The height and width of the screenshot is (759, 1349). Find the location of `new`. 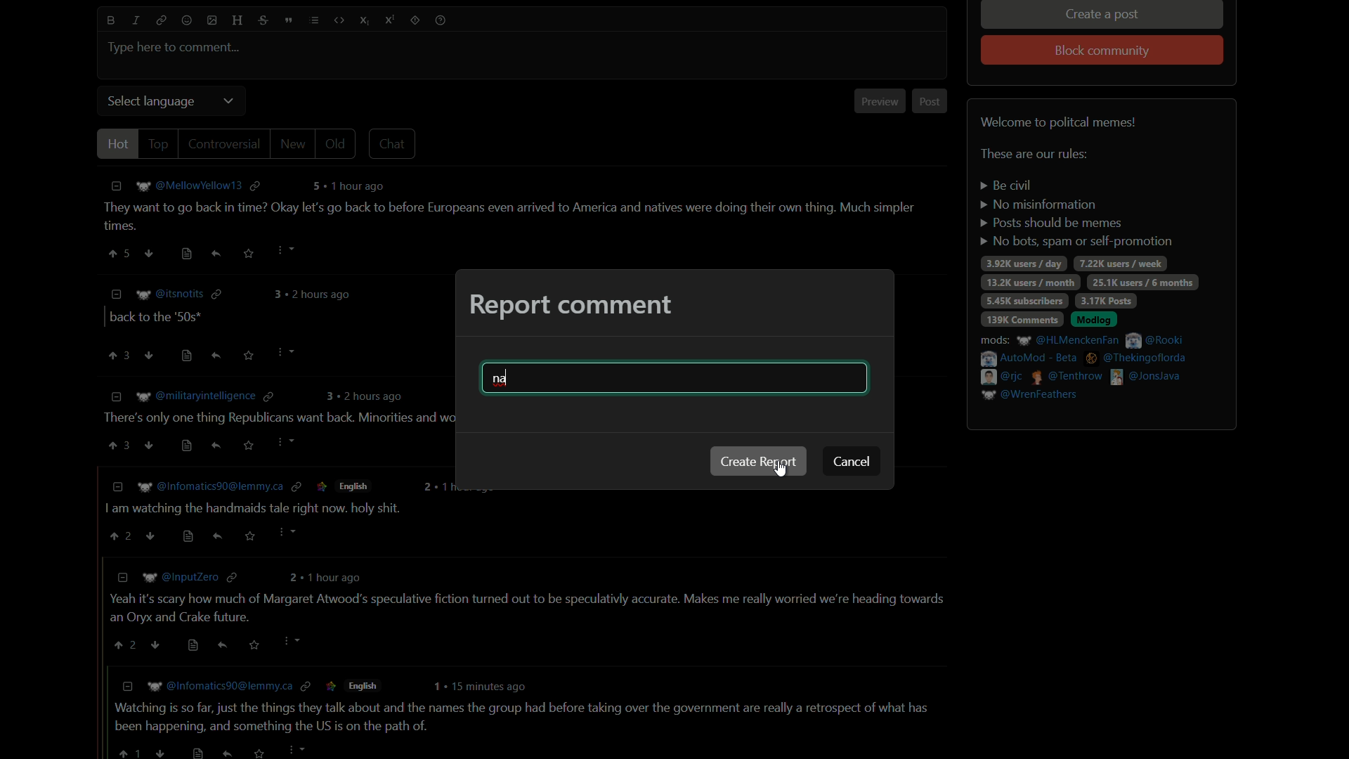

new is located at coordinates (294, 143).